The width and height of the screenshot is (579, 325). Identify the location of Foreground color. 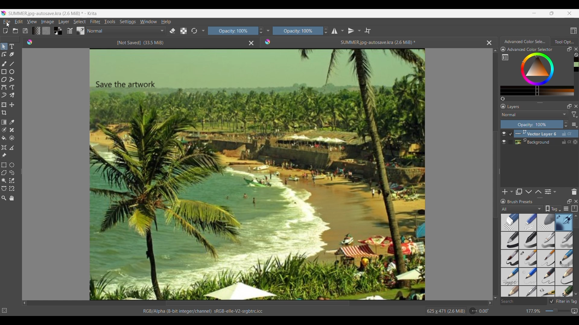
(54, 28).